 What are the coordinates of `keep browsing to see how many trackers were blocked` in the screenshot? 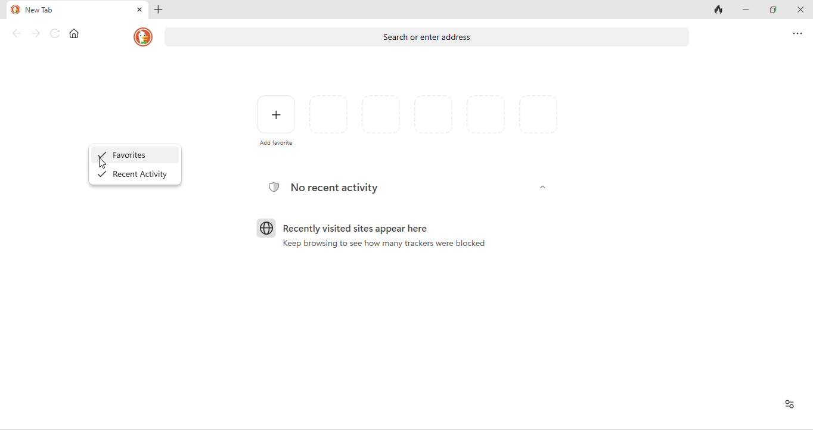 It's located at (388, 245).